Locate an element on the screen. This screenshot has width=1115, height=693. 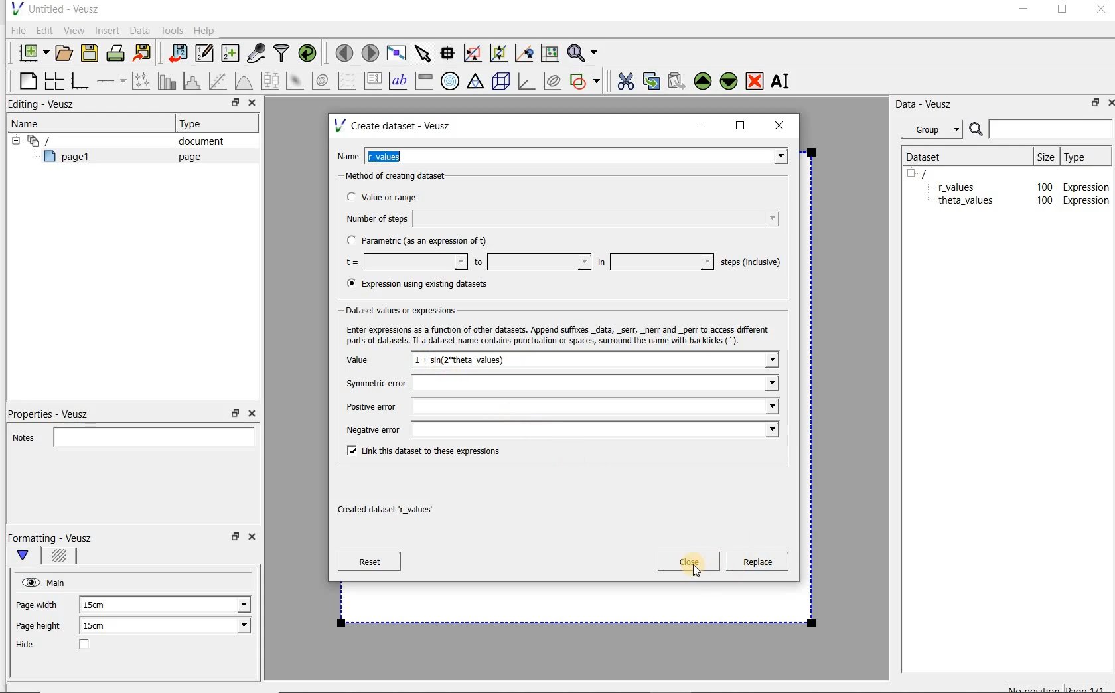
Edit and enter new datasets is located at coordinates (205, 54).